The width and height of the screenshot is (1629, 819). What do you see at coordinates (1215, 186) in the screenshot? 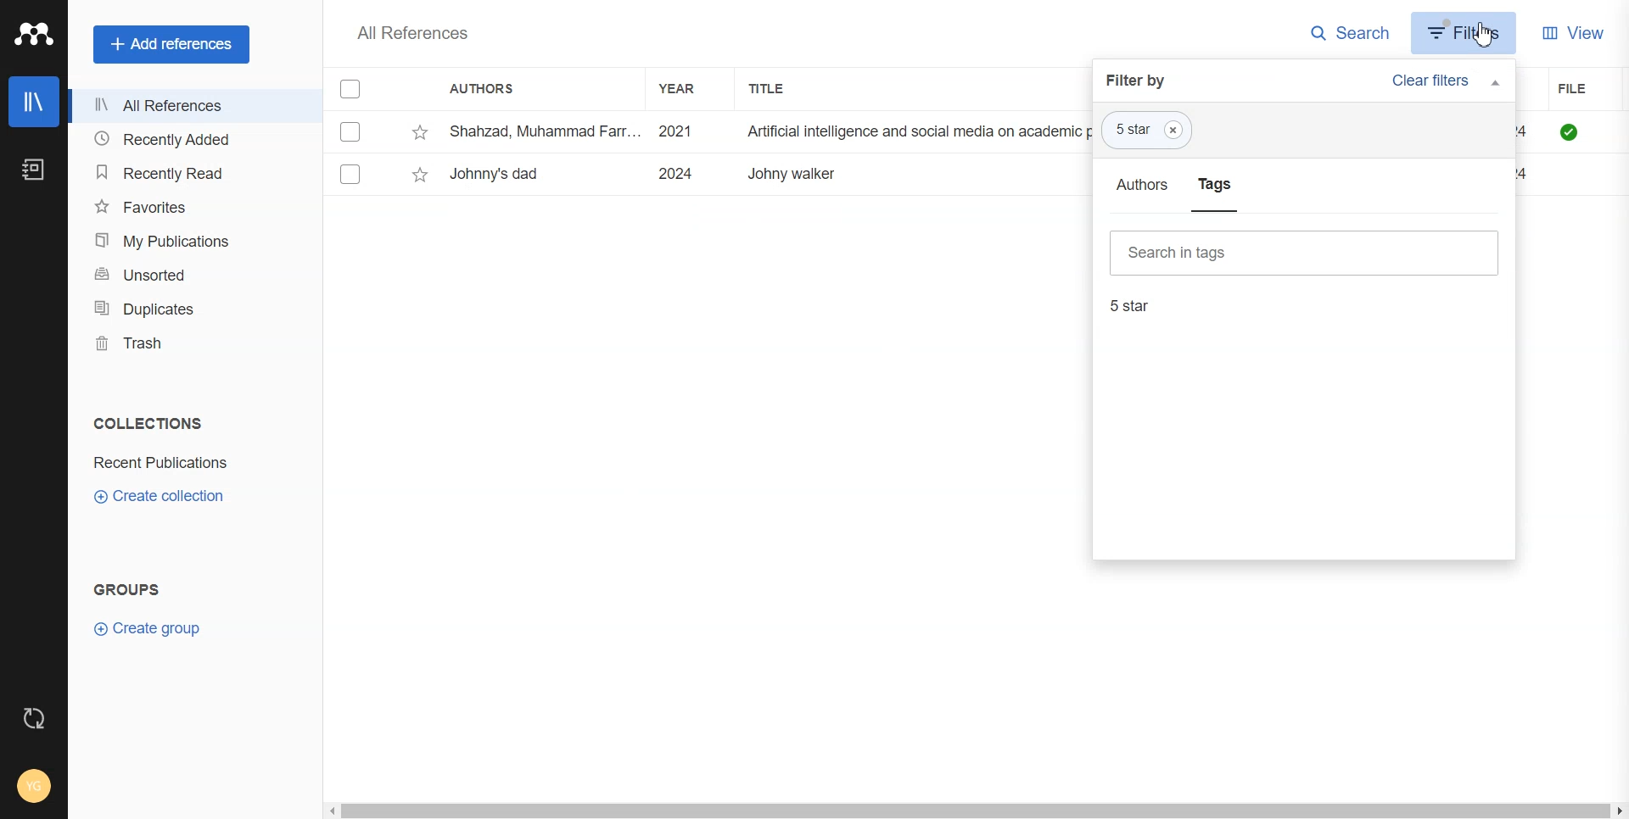
I see `Tags` at bounding box center [1215, 186].